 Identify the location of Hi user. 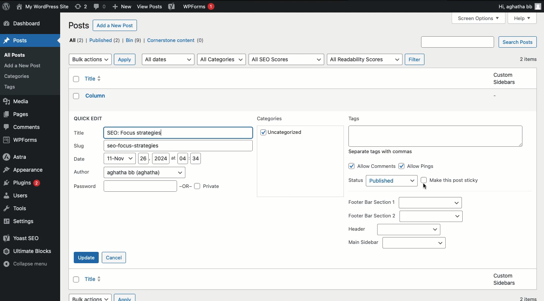
(518, 6).